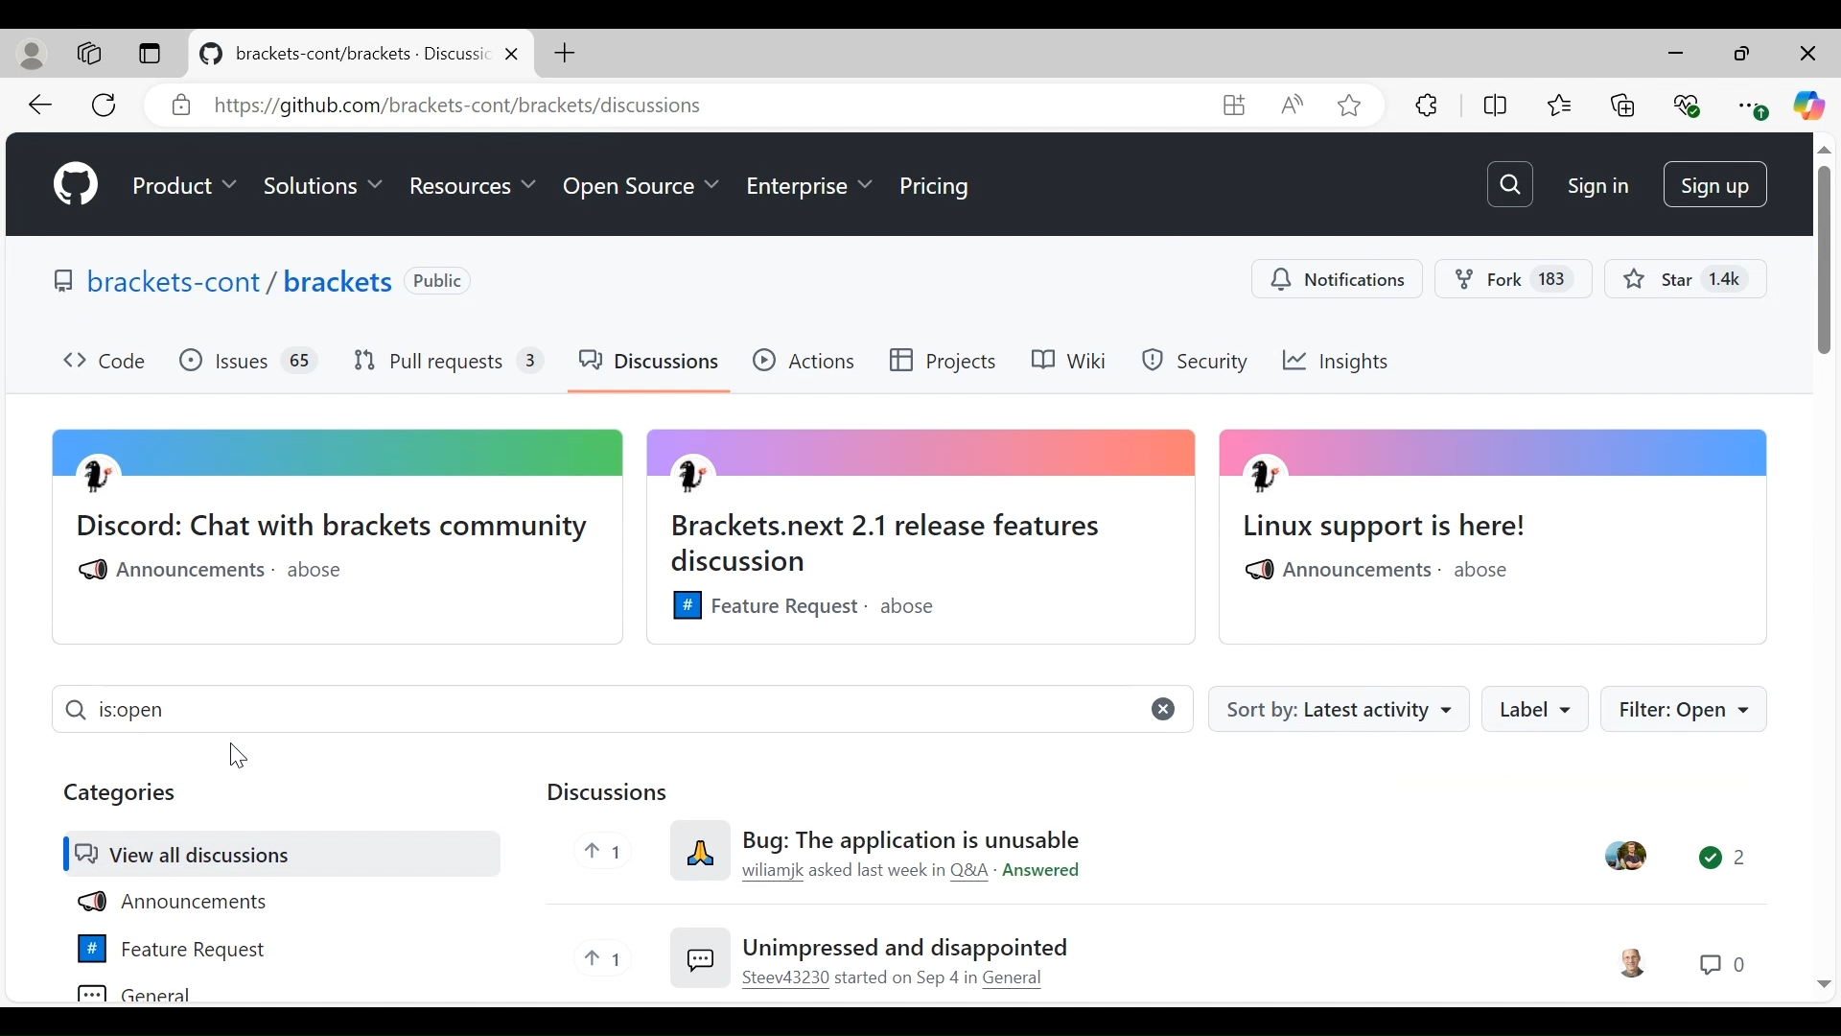 This screenshot has width=1841, height=1036. What do you see at coordinates (238, 753) in the screenshot?
I see `Cursor` at bounding box center [238, 753].